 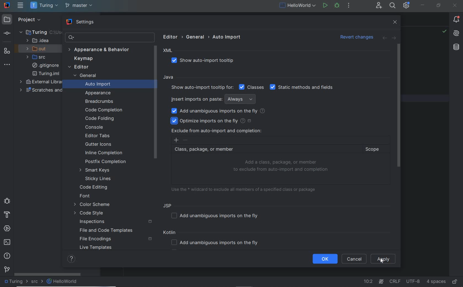 I want to click on forward, so click(x=394, y=38).